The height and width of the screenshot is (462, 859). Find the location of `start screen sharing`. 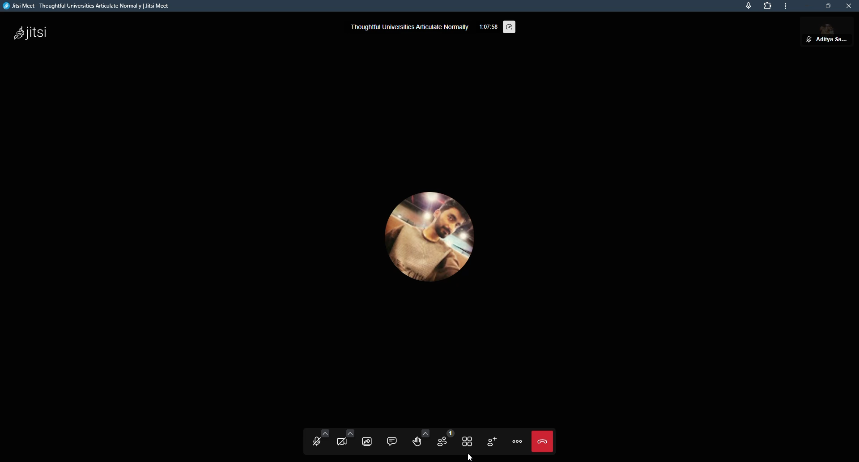

start screen sharing is located at coordinates (368, 441).